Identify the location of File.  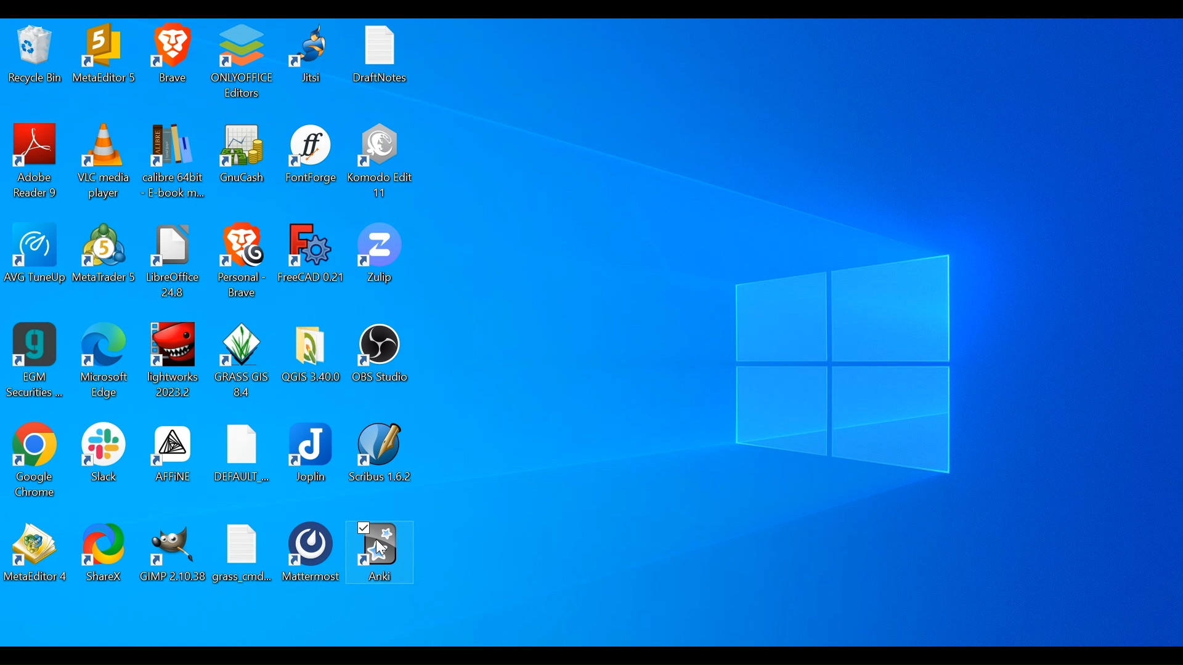
(245, 555).